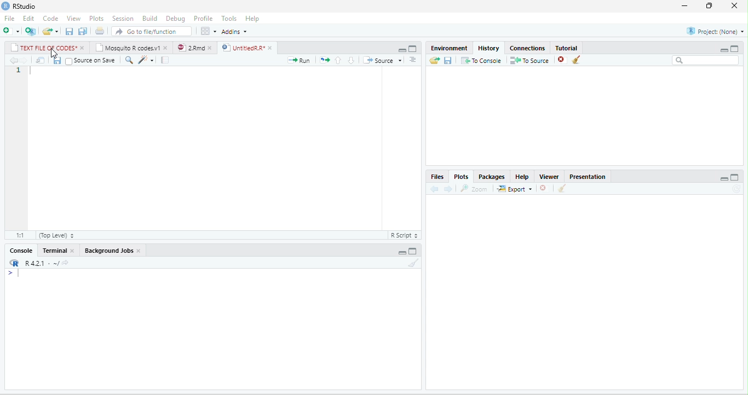 The width and height of the screenshot is (748, 395). What do you see at coordinates (577, 60) in the screenshot?
I see `clear` at bounding box center [577, 60].